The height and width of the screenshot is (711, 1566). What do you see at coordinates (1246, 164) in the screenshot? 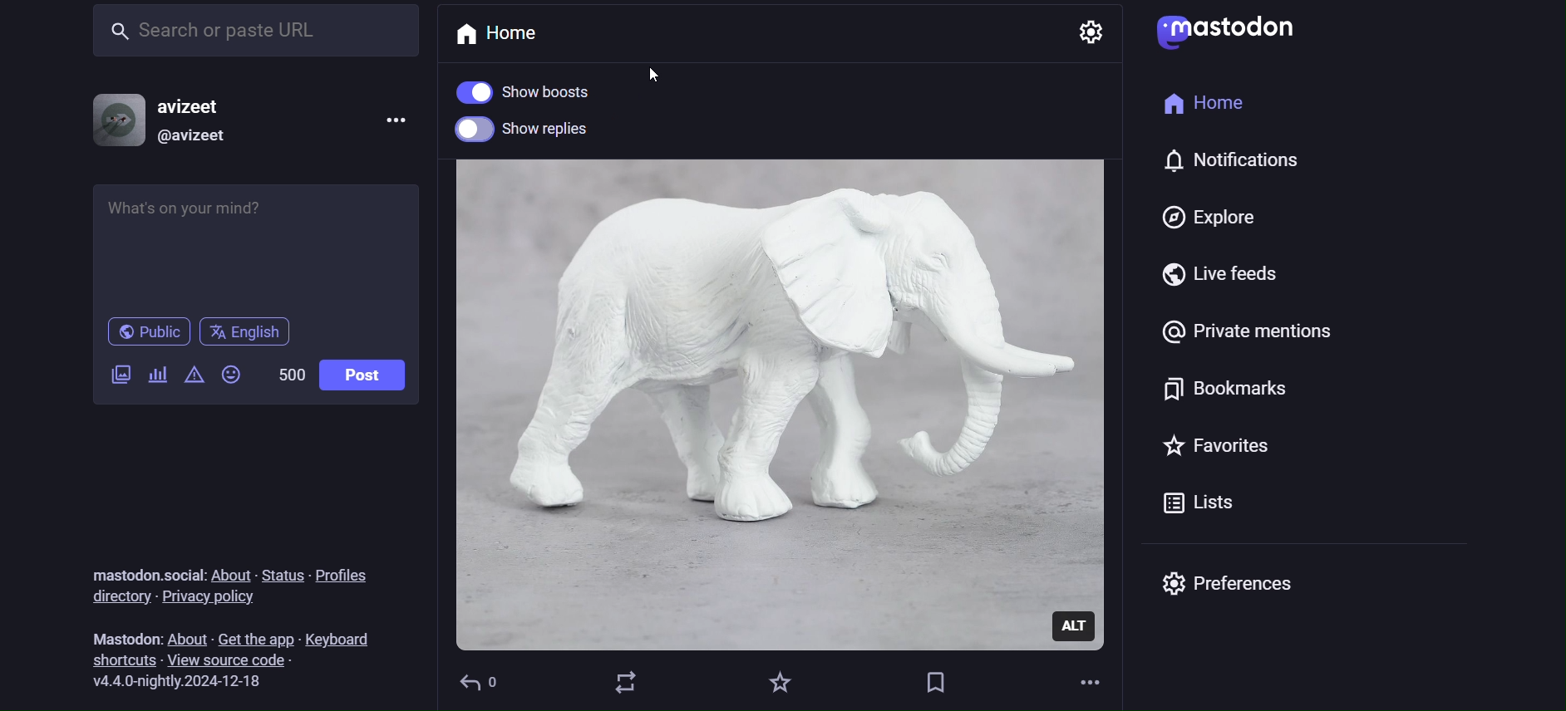
I see `notification` at bounding box center [1246, 164].